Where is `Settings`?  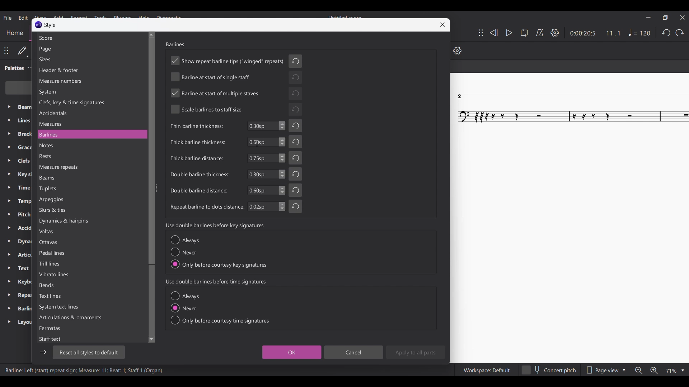
Settings is located at coordinates (458, 50).